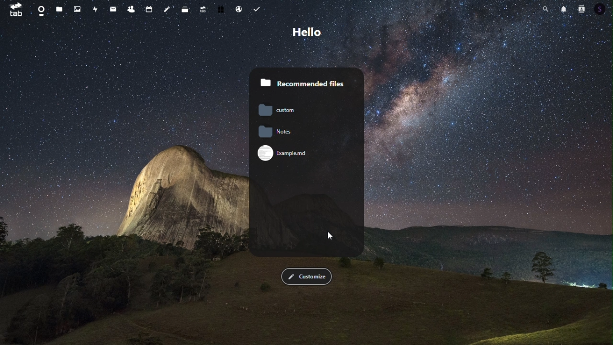  Describe the element at coordinates (185, 9) in the screenshot. I see `deck` at that location.